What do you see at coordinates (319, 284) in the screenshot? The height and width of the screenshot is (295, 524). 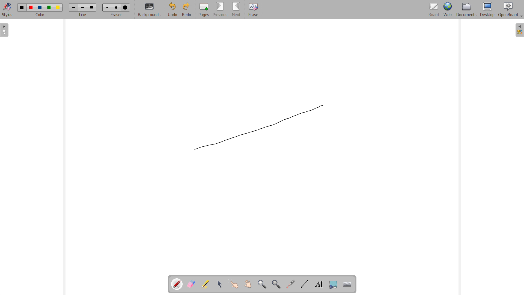 I see `draw text` at bounding box center [319, 284].